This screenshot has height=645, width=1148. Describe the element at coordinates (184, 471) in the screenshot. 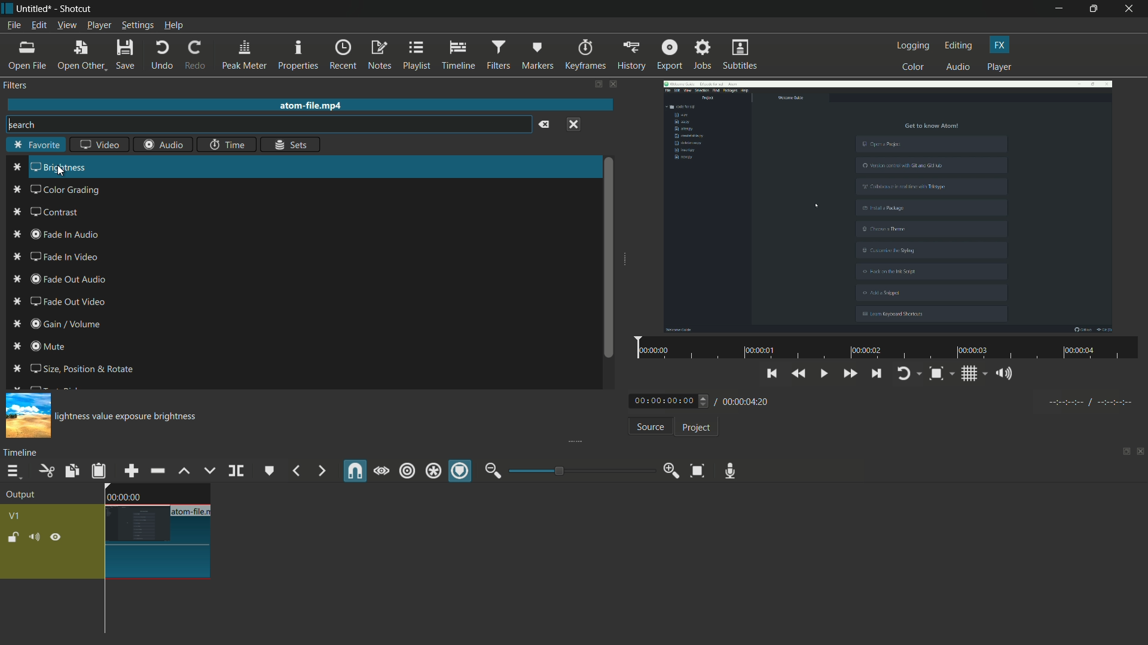

I see `lift` at that location.